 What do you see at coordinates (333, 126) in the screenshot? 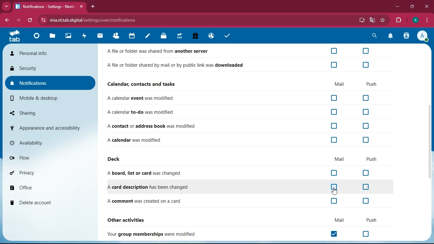
I see `off` at bounding box center [333, 126].